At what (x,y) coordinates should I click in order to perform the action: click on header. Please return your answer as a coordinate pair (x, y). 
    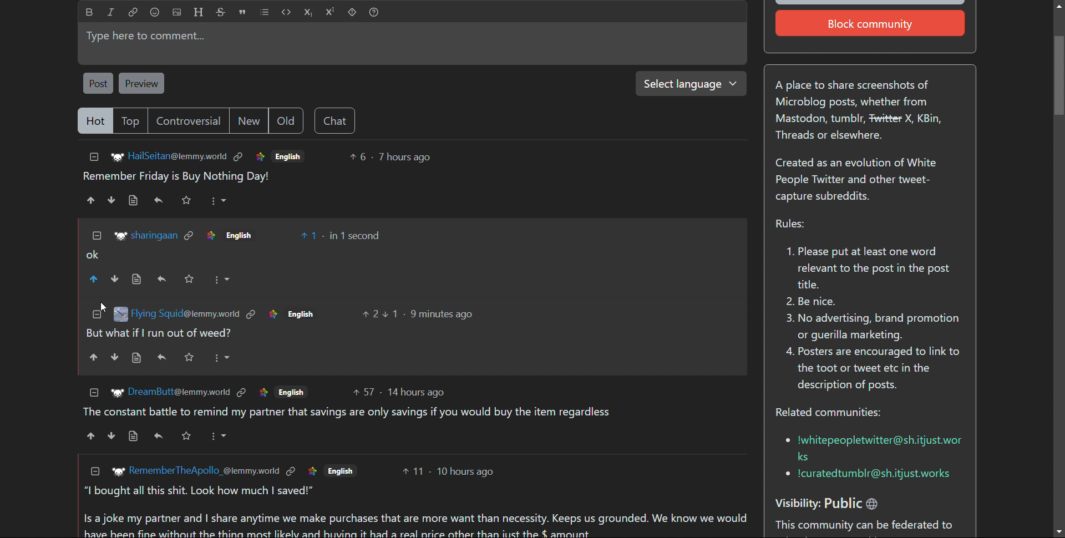
    Looking at the image, I should click on (199, 12).